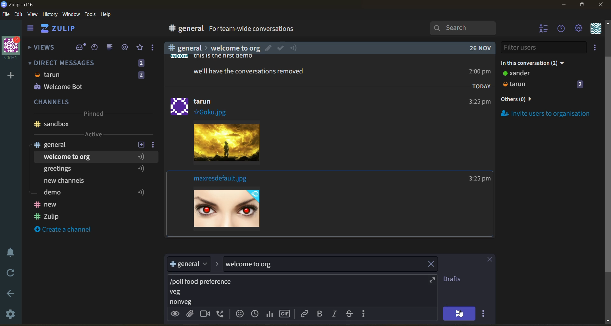  What do you see at coordinates (18, 15) in the screenshot?
I see `edit` at bounding box center [18, 15].